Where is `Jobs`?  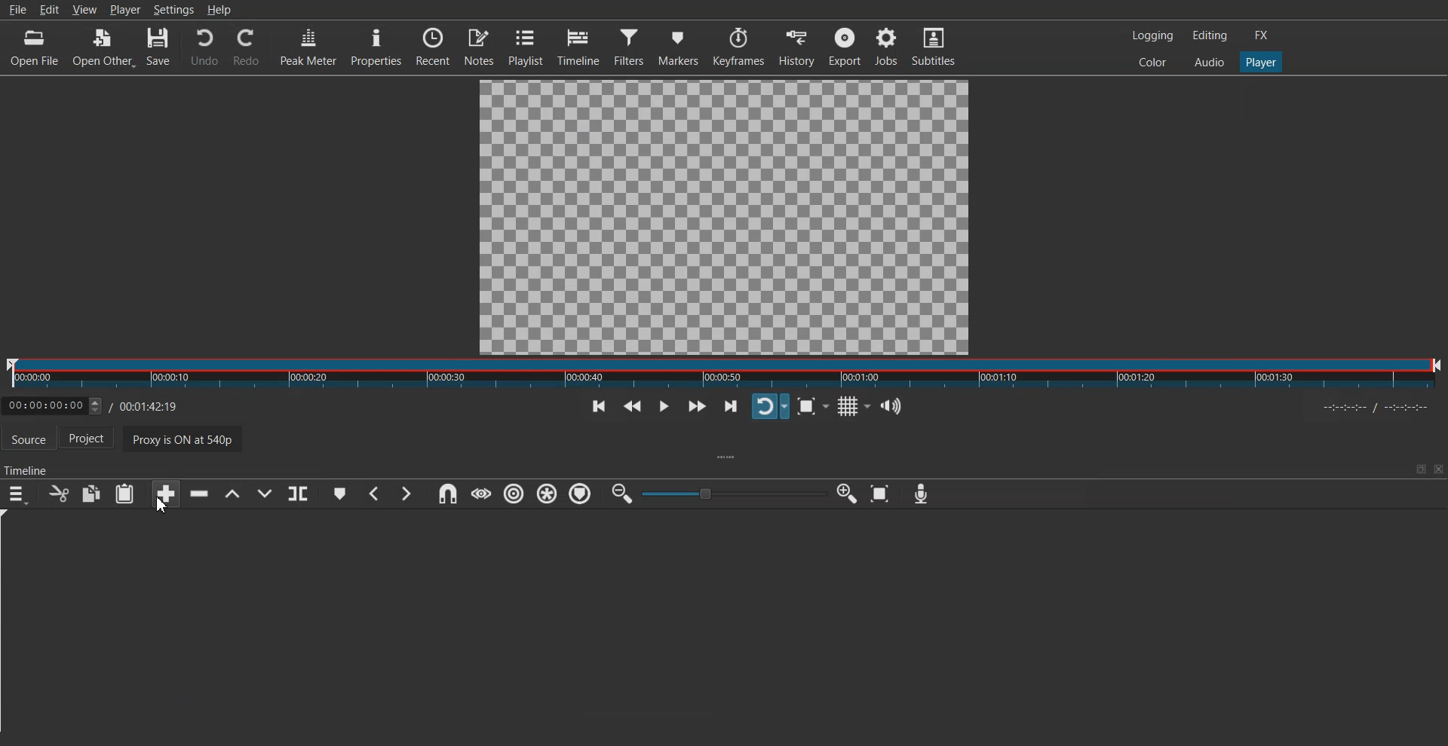
Jobs is located at coordinates (885, 45).